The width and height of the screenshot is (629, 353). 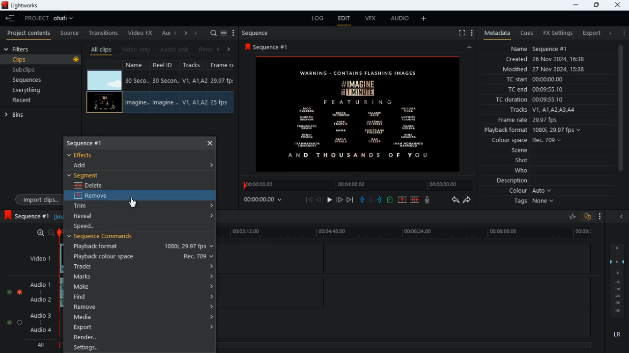 What do you see at coordinates (103, 32) in the screenshot?
I see `transitions` at bounding box center [103, 32].